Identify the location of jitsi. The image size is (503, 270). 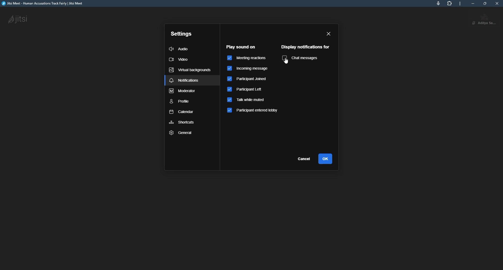
(45, 4).